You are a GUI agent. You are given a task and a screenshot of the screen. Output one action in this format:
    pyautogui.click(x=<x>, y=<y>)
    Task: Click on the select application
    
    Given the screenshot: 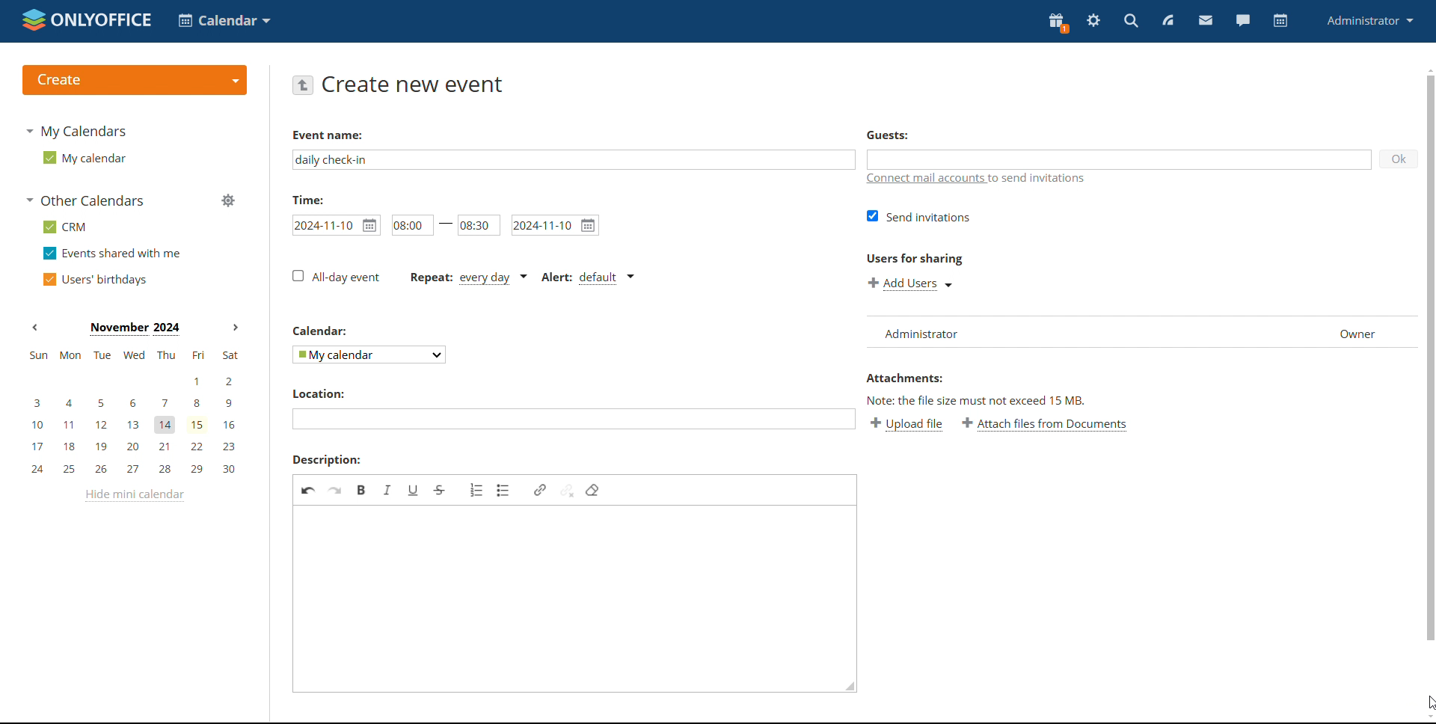 What is the action you would take?
    pyautogui.click(x=224, y=21)
    